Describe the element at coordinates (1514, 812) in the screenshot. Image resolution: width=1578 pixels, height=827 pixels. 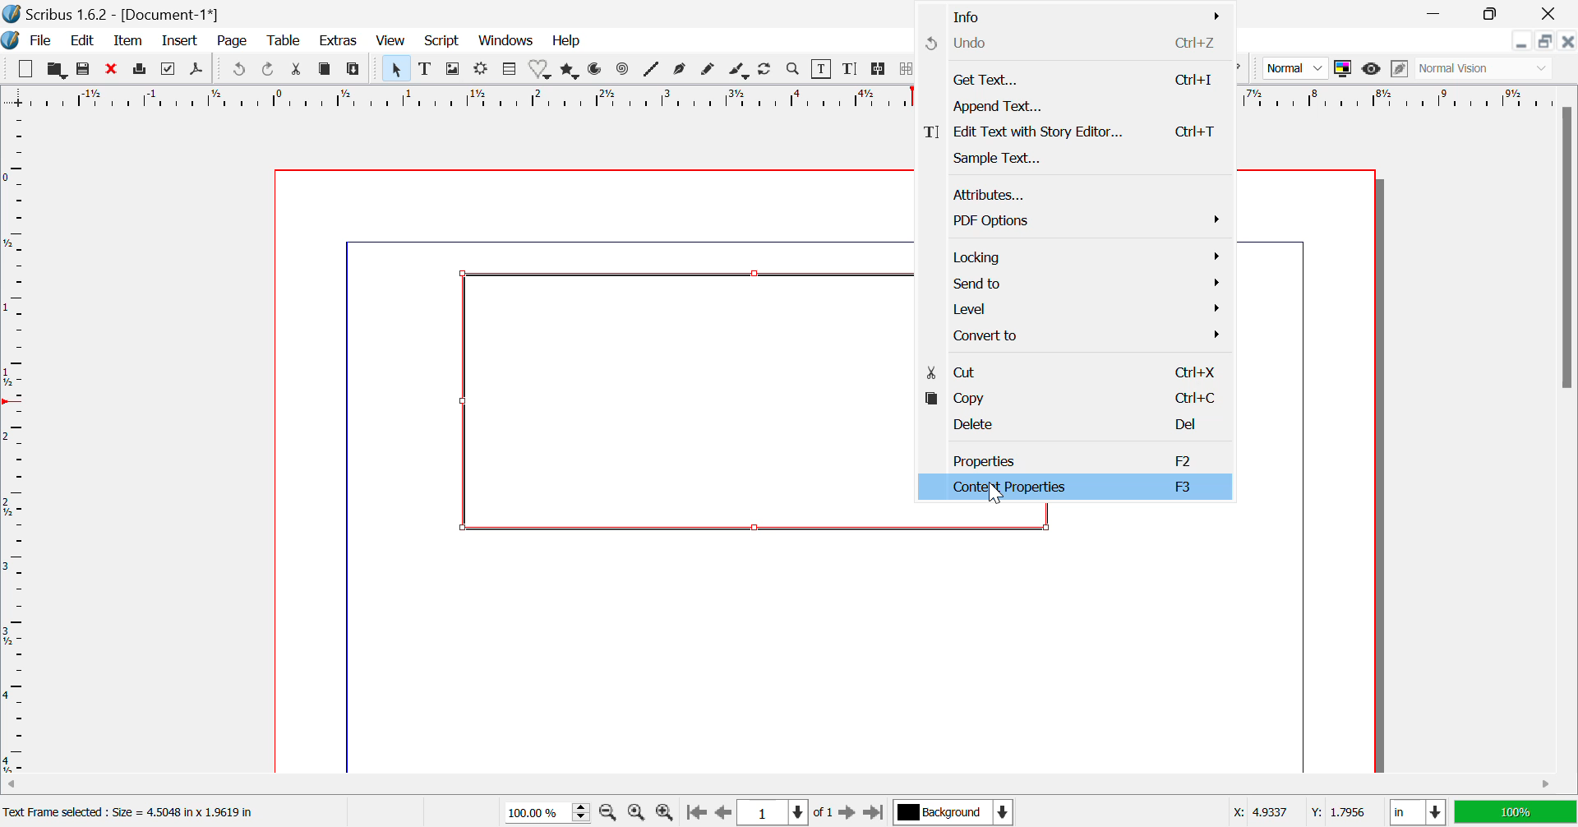
I see `100%` at that location.